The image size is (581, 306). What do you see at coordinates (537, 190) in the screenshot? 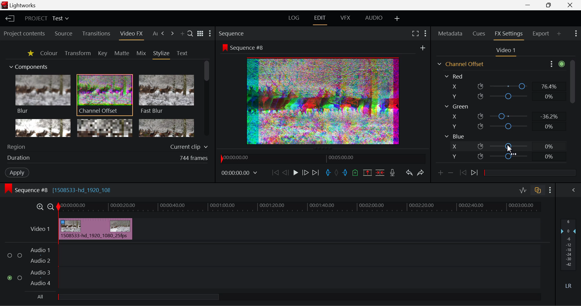
I see `Toggle auto track sync` at bounding box center [537, 190].